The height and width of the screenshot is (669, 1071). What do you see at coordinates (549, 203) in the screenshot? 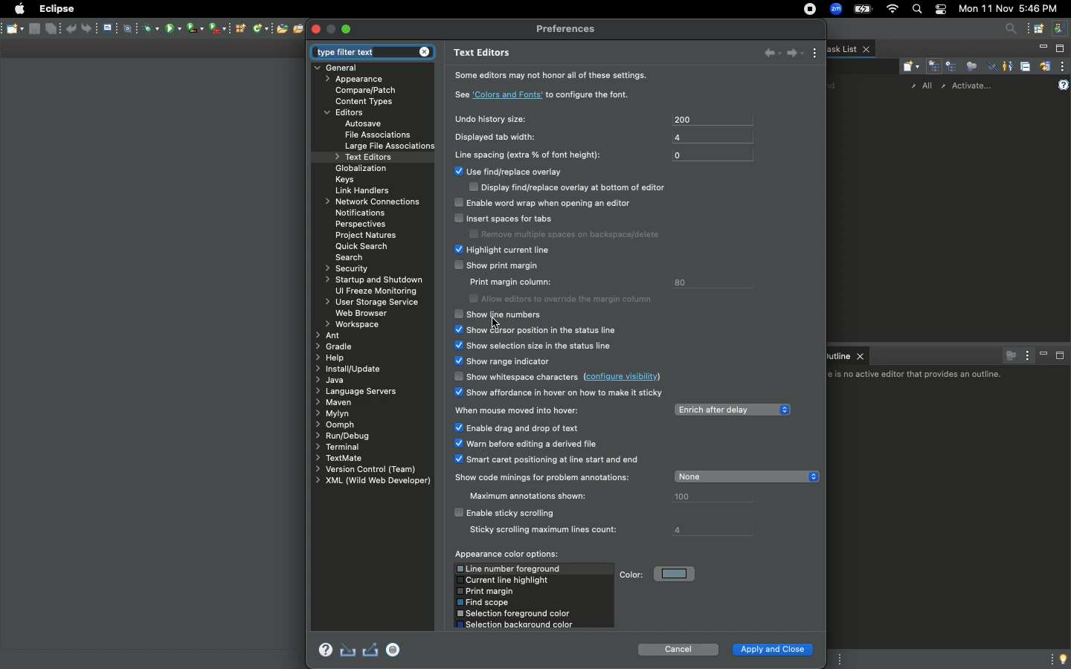
I see `Enable word wrap when opening an editor` at bounding box center [549, 203].